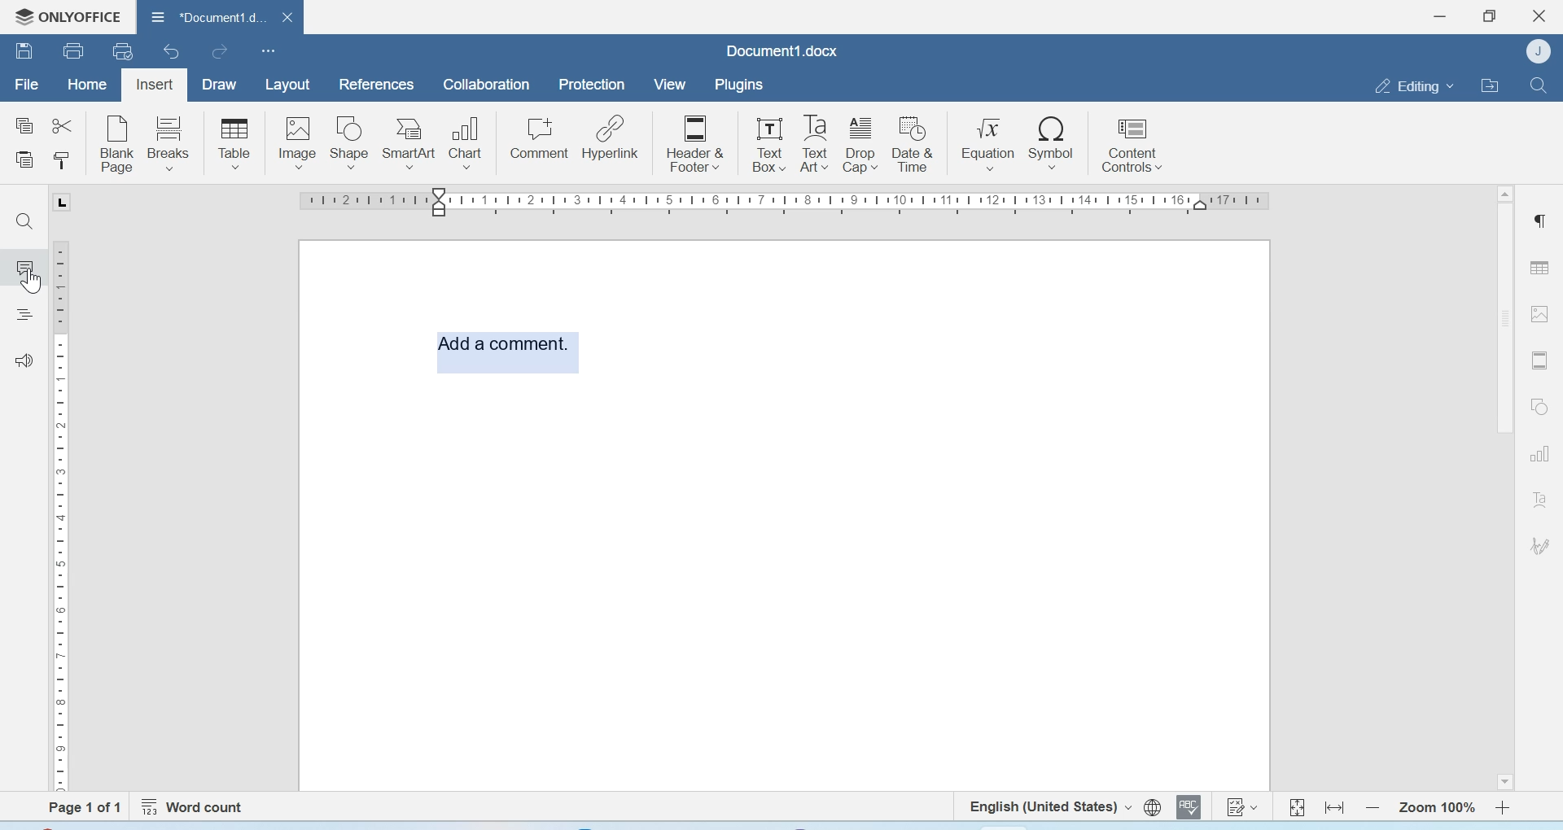  Describe the element at coordinates (668, 85) in the screenshot. I see `View` at that location.